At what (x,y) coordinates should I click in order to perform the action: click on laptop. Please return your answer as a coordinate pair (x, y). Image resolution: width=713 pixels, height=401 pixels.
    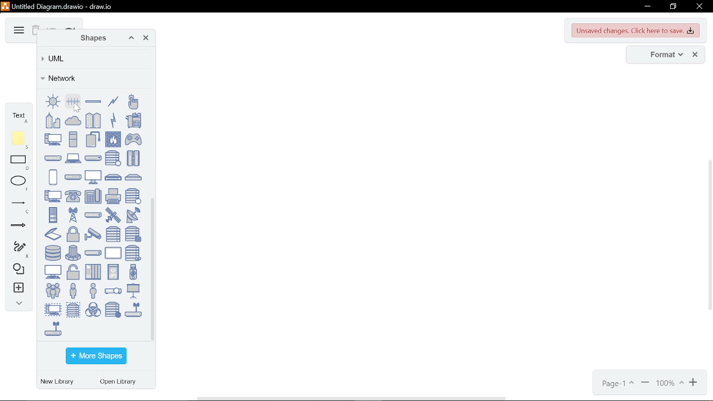
    Looking at the image, I should click on (73, 158).